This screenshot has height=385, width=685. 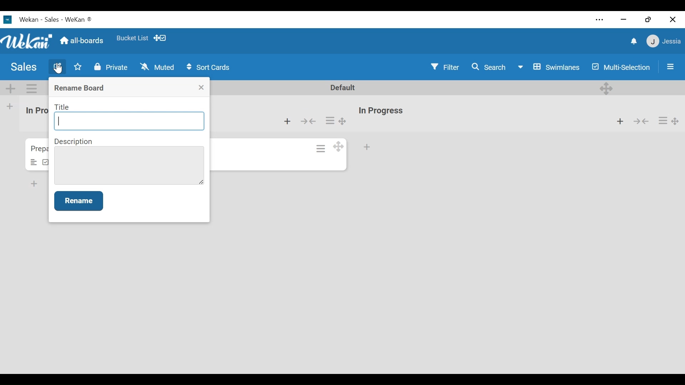 What do you see at coordinates (38, 19) in the screenshot?
I see `Wekan` at bounding box center [38, 19].